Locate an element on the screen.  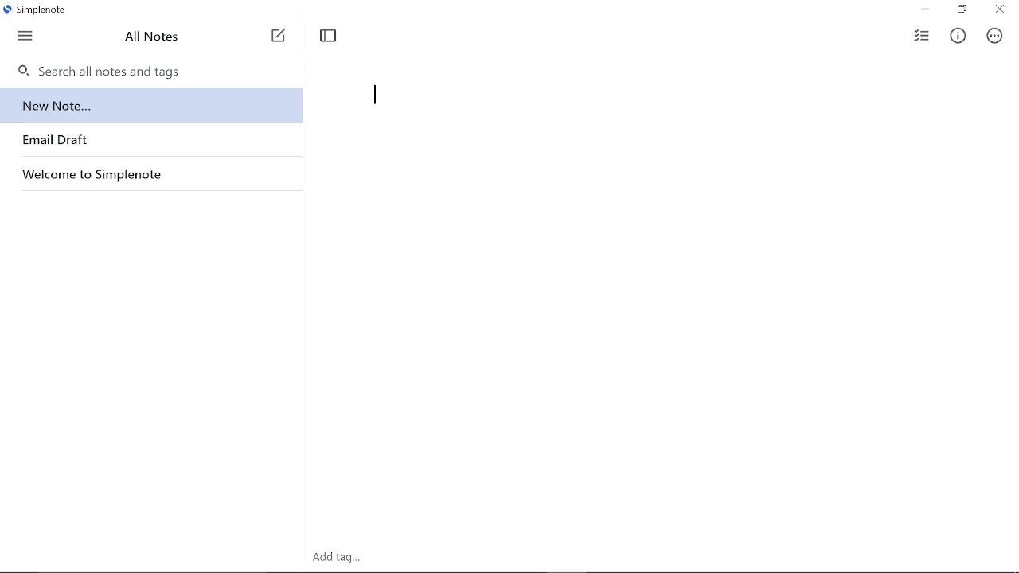
New Note.. is located at coordinates (57, 106).